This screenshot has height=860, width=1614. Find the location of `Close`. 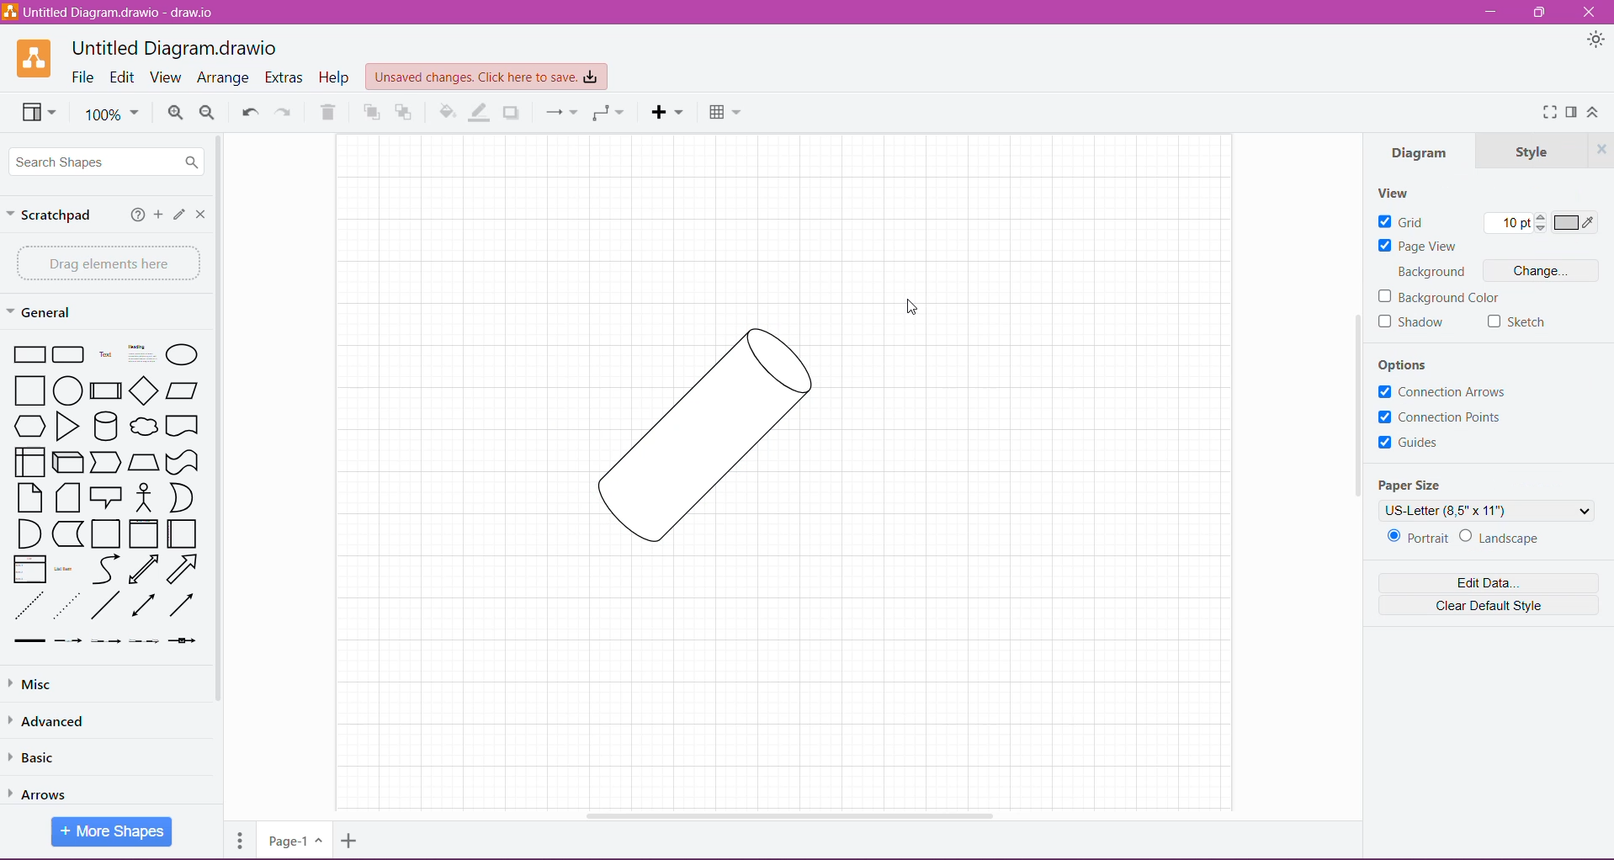

Close is located at coordinates (201, 214).